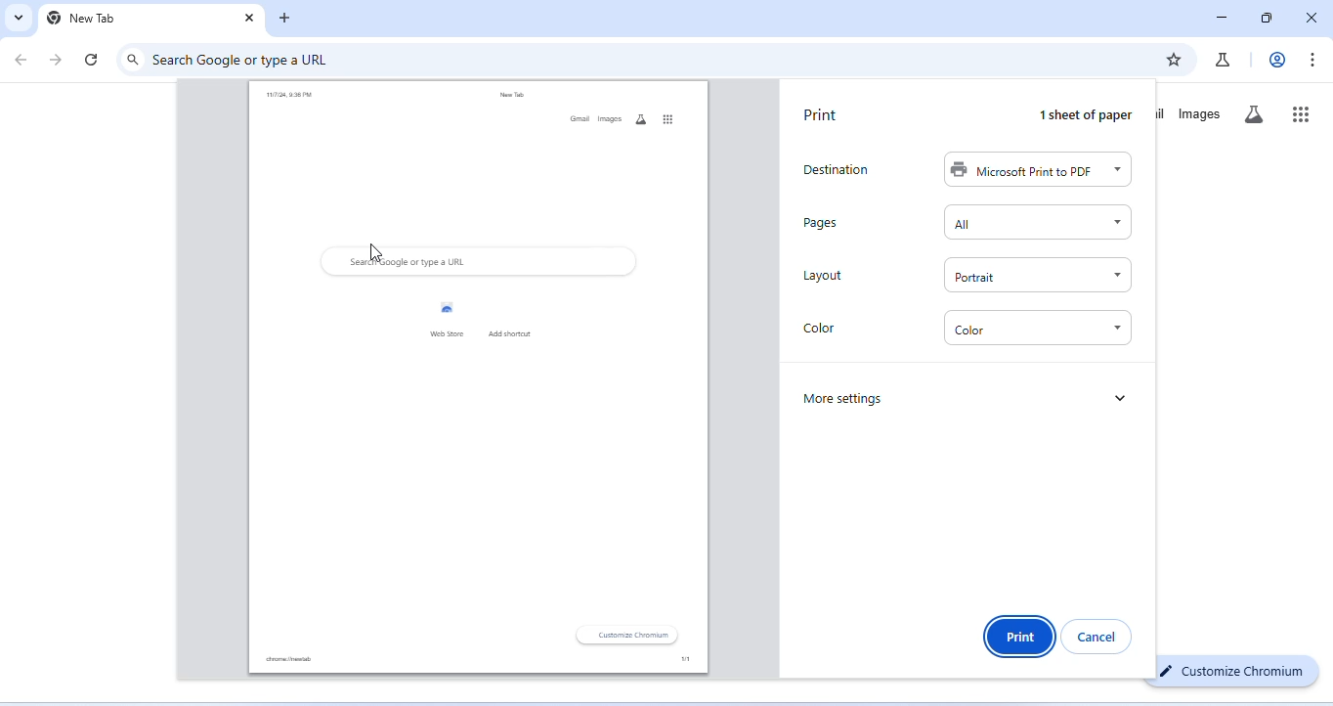 The height and width of the screenshot is (706, 1333). I want to click on customize and control chromium, so click(1314, 60).